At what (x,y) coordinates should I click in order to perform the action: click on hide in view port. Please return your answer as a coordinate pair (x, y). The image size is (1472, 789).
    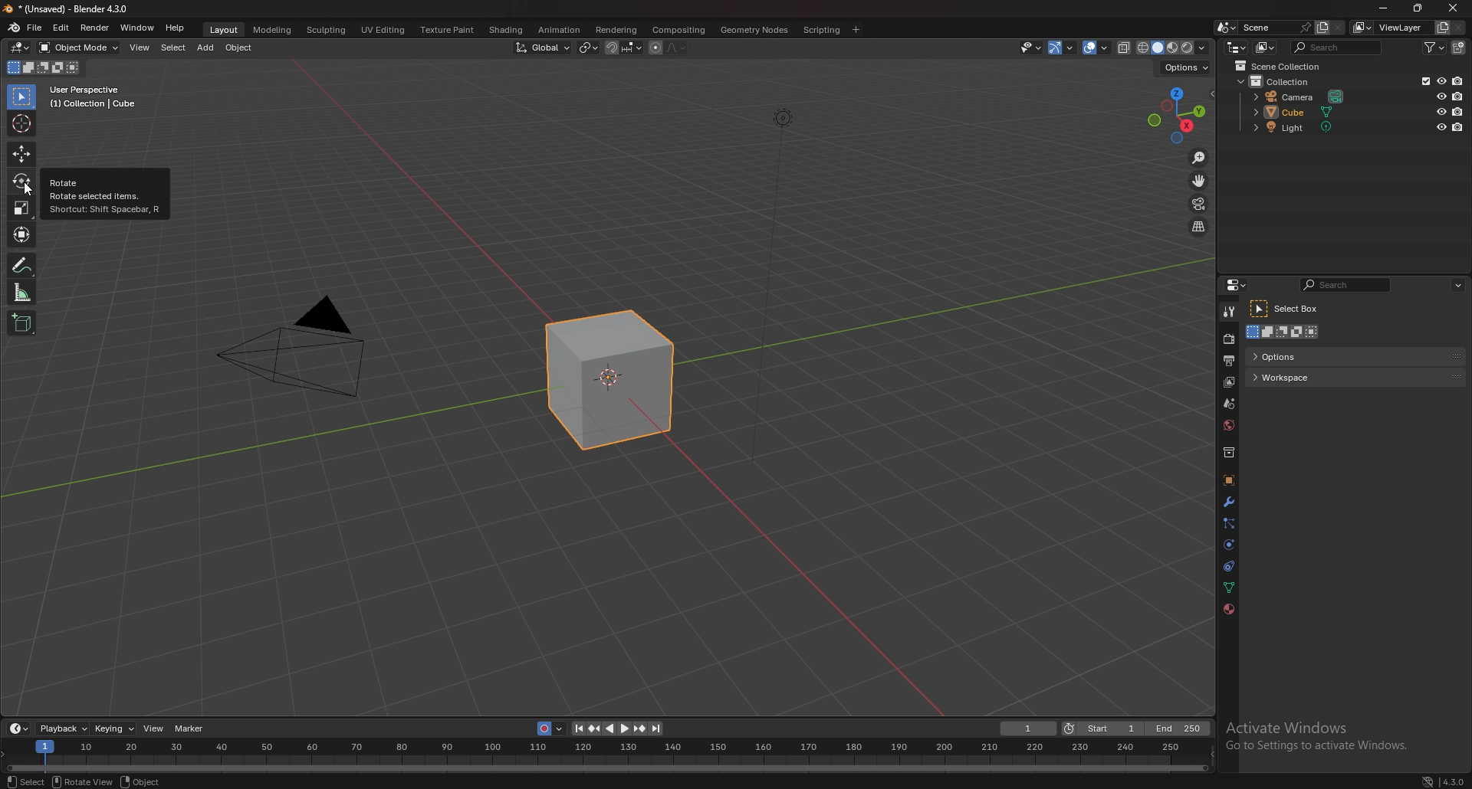
    Looking at the image, I should click on (1441, 126).